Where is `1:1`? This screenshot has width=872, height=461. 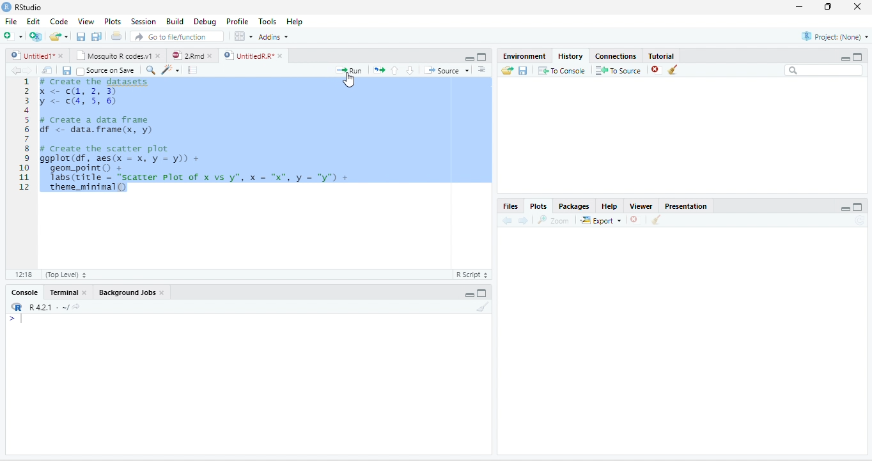 1:1 is located at coordinates (22, 274).